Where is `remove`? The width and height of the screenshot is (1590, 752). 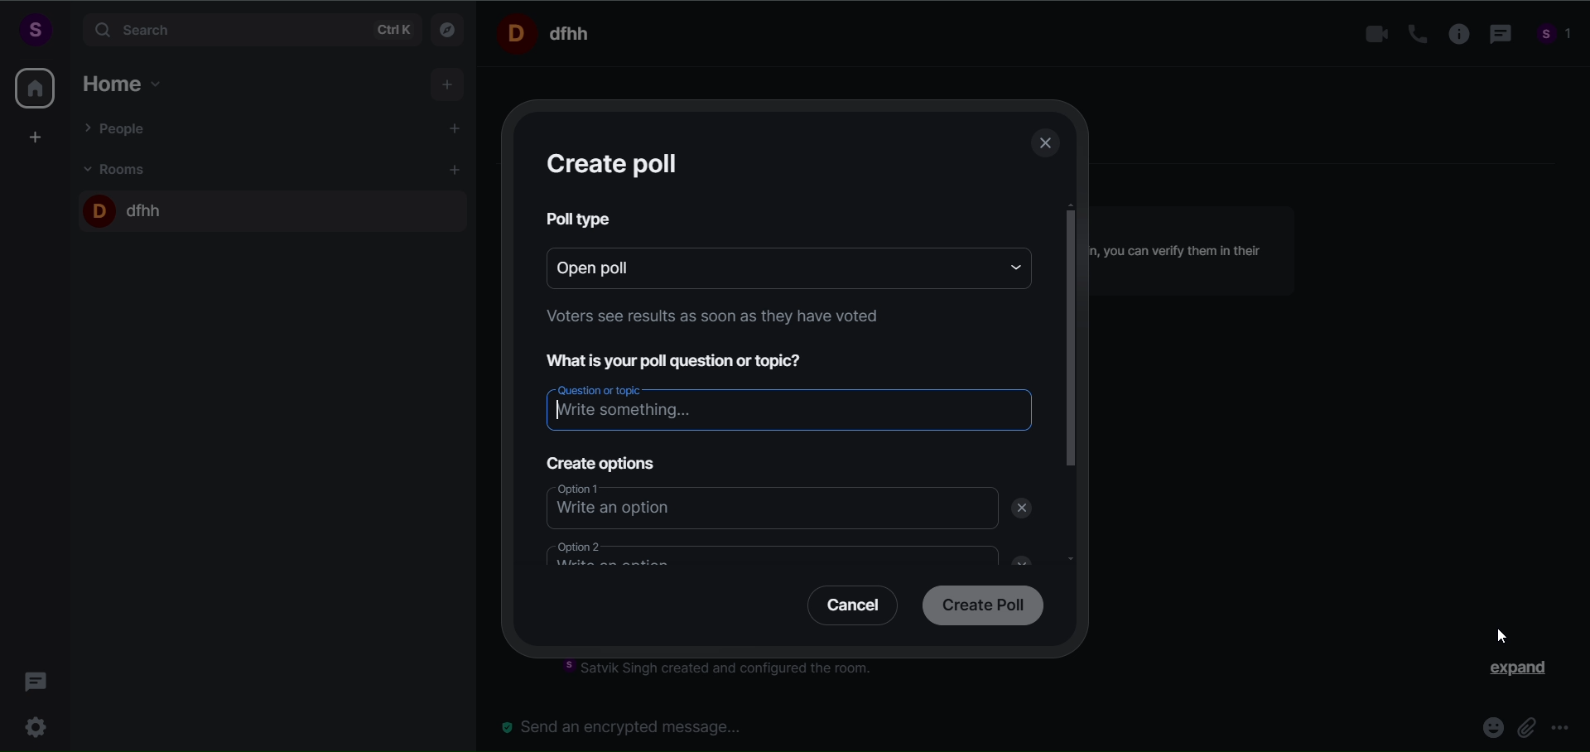 remove is located at coordinates (1025, 509).